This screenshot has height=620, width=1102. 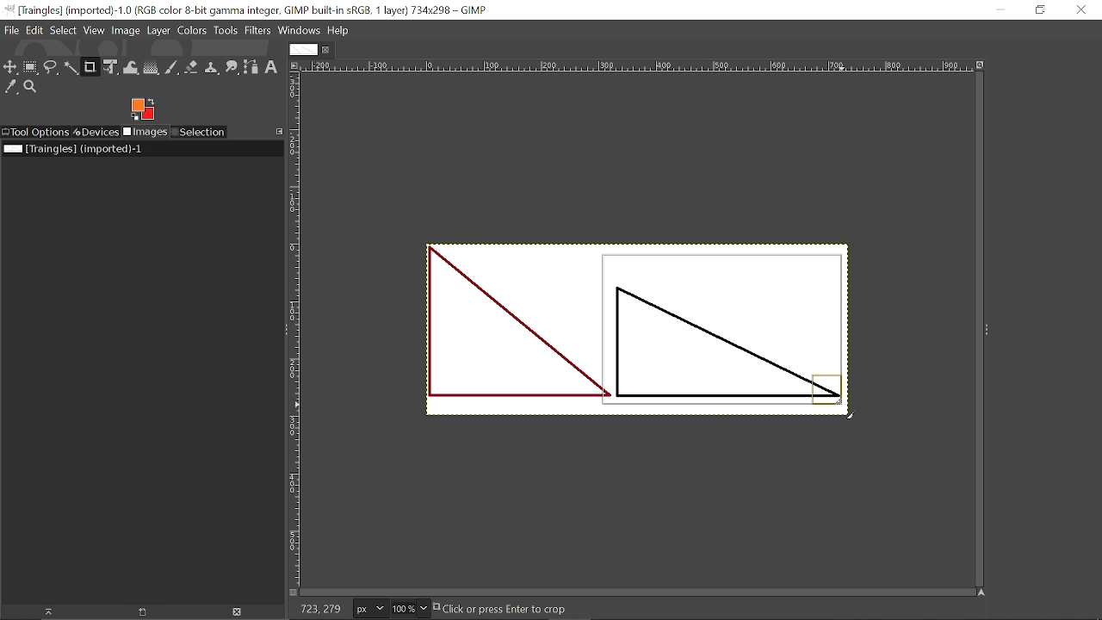 I want to click on click or press enter to crop, so click(x=523, y=609).